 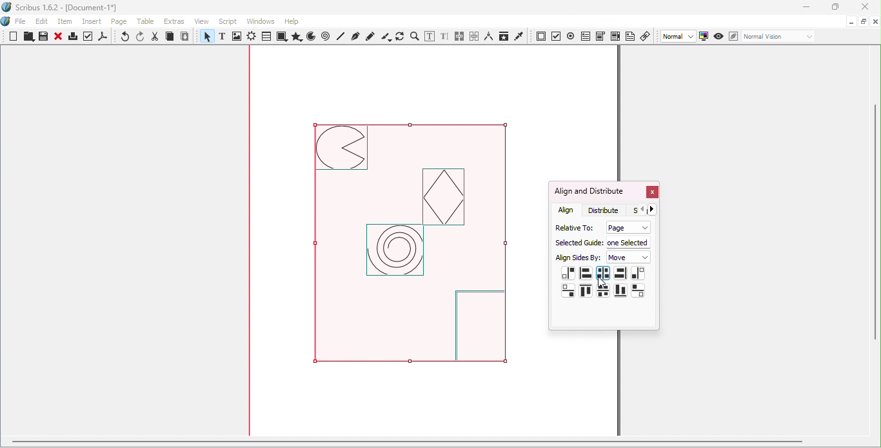 I want to click on Open, so click(x=27, y=37).